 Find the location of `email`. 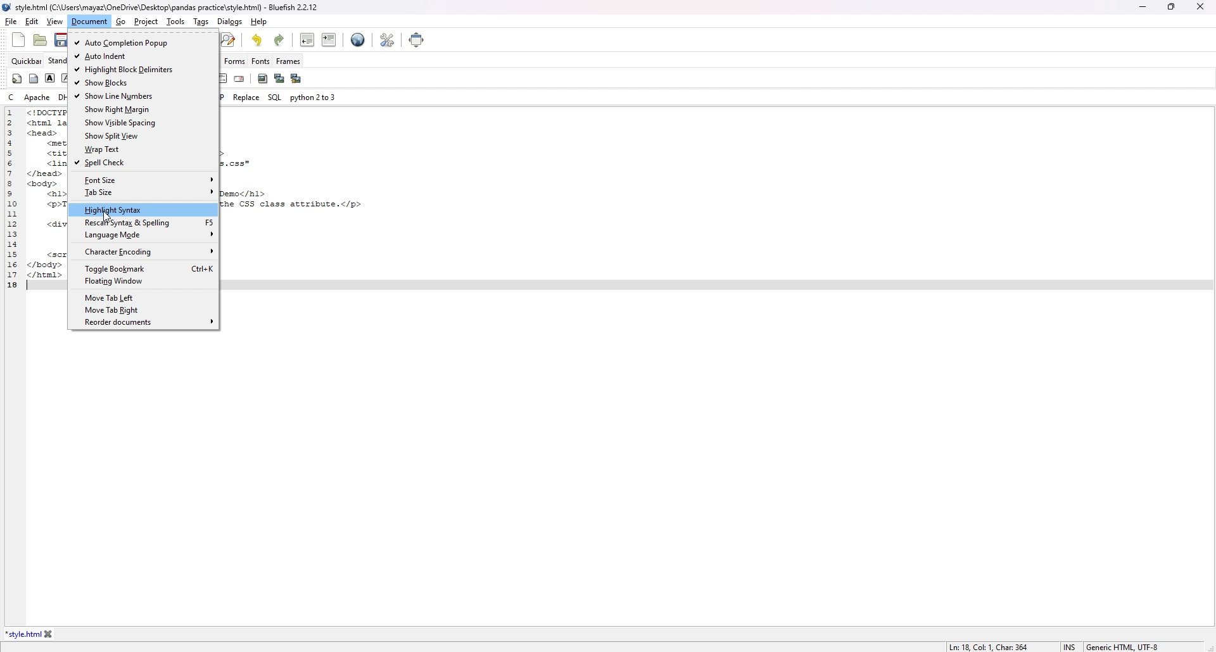

email is located at coordinates (240, 78).